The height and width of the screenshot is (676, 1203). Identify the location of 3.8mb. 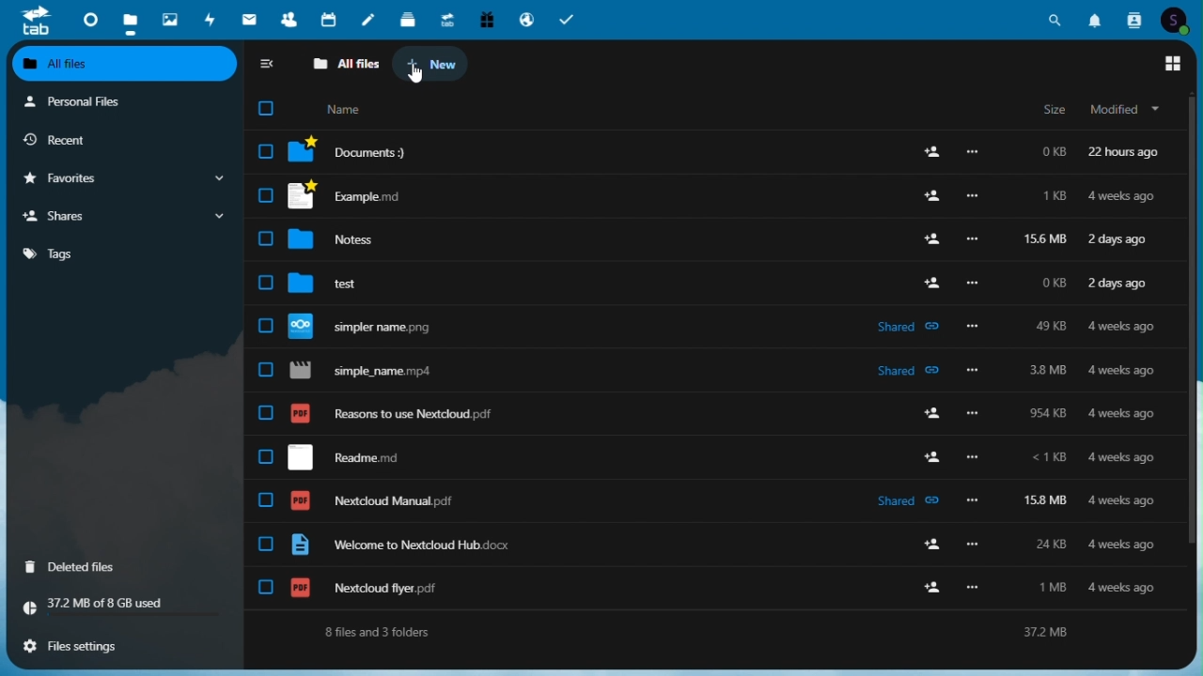
(1048, 373).